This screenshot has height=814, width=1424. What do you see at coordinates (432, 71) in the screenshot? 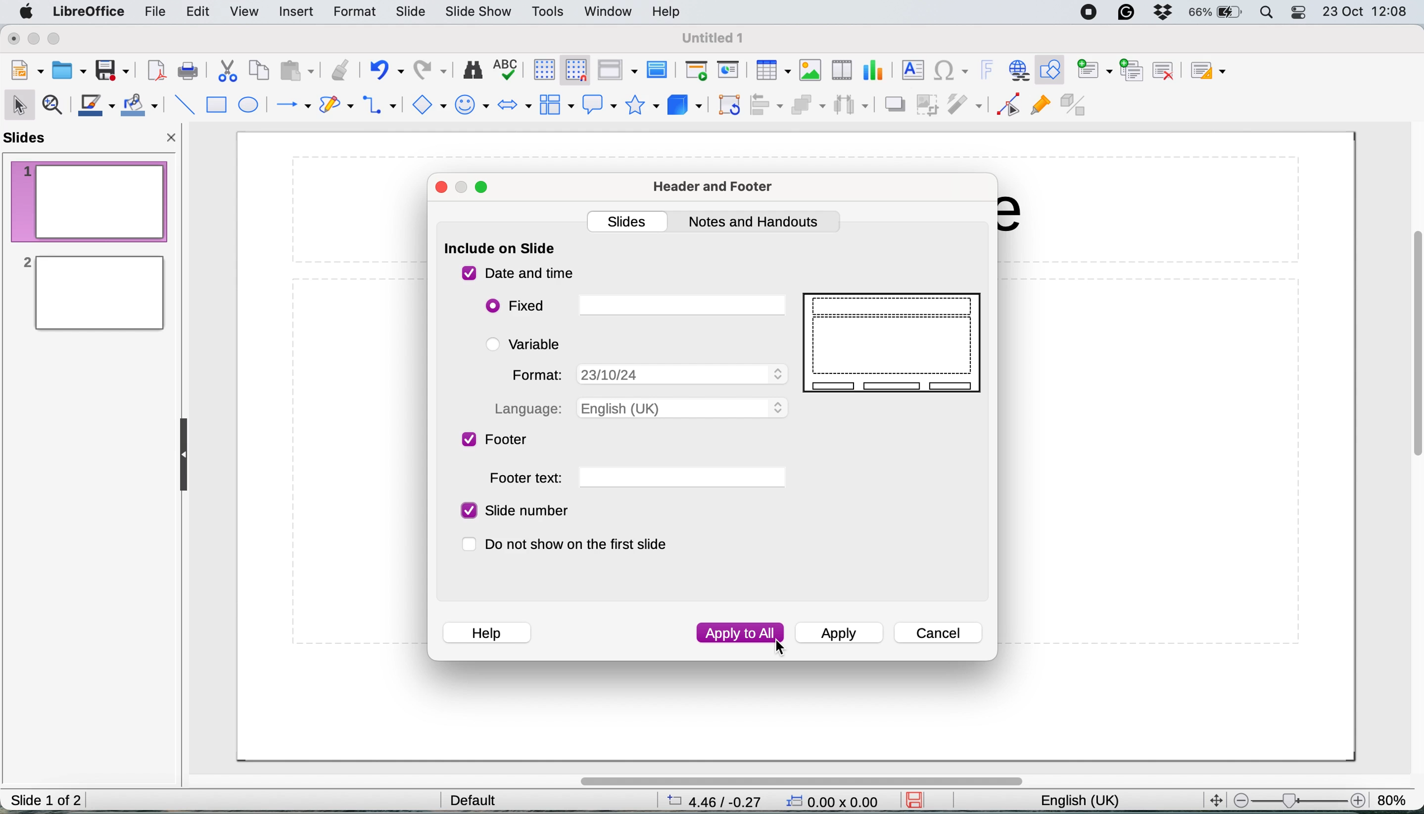
I see `redo` at bounding box center [432, 71].